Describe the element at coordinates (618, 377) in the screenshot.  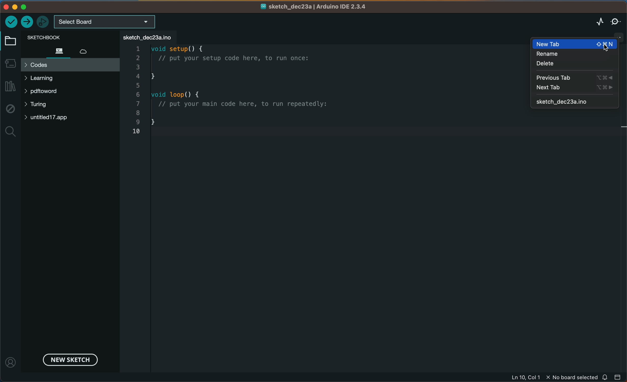
I see `close slide bar` at that location.